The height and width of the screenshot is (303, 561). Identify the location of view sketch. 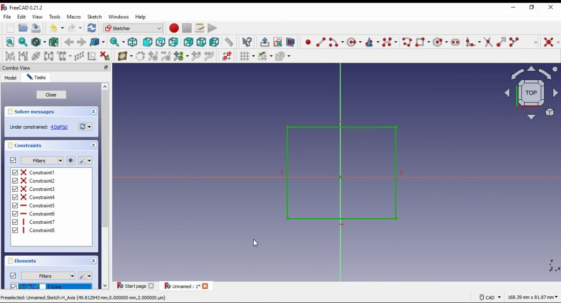
(277, 42).